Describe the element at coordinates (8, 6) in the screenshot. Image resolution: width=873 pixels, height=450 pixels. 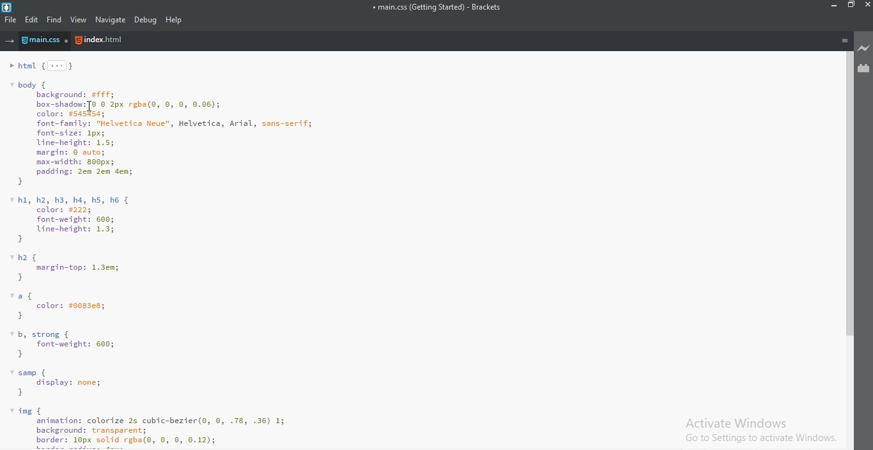
I see `logo` at that location.